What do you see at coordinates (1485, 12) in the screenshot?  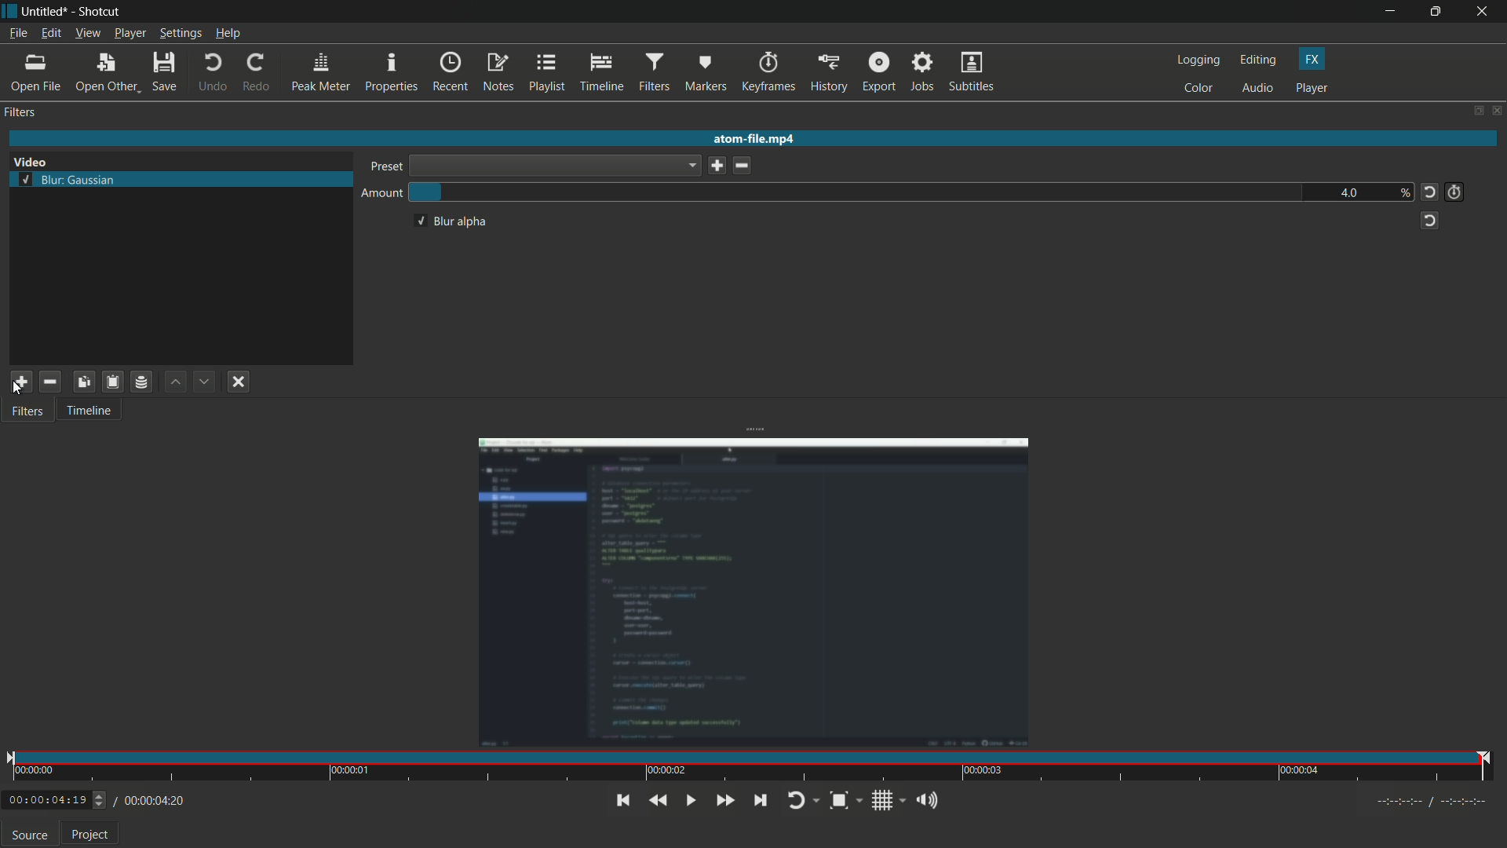 I see `close app` at bounding box center [1485, 12].